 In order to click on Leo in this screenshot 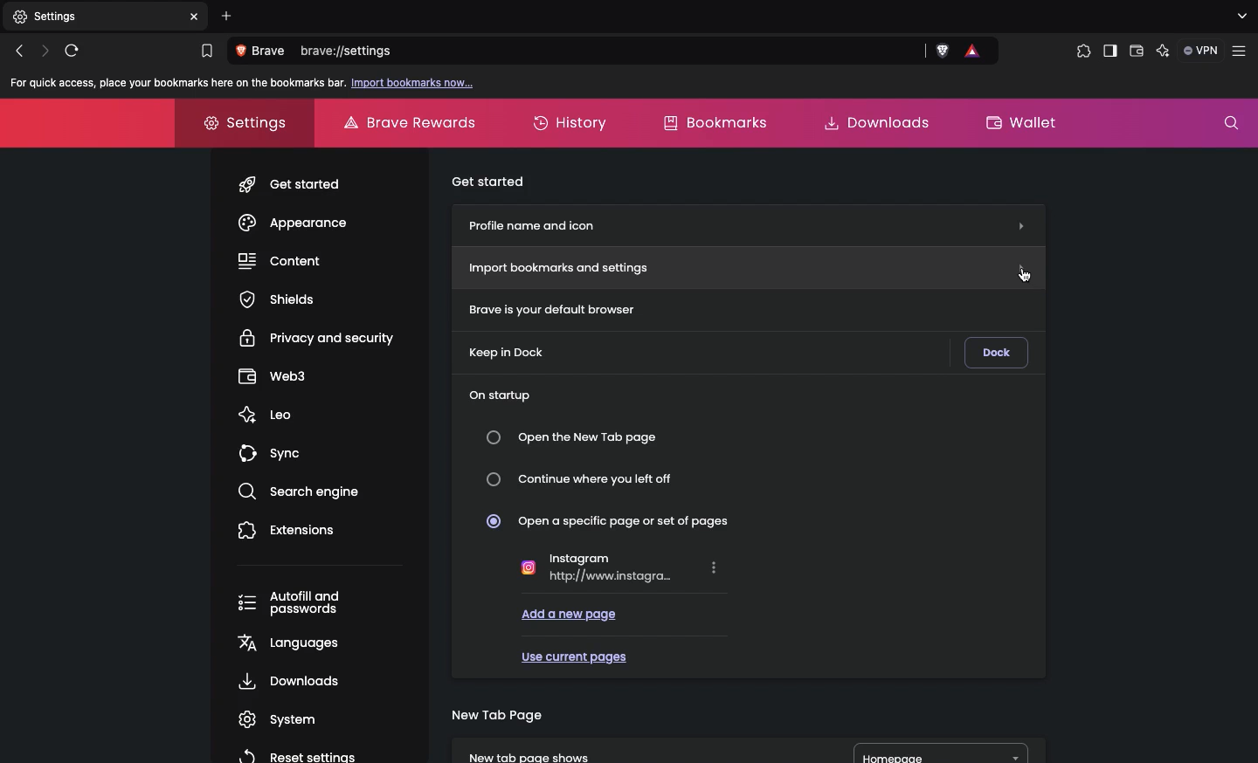, I will do `click(265, 410)`.